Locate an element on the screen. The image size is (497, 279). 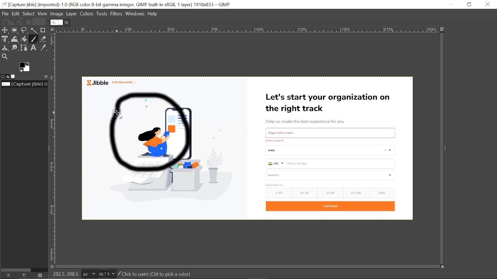
Raise this images displays is located at coordinates (7, 275).